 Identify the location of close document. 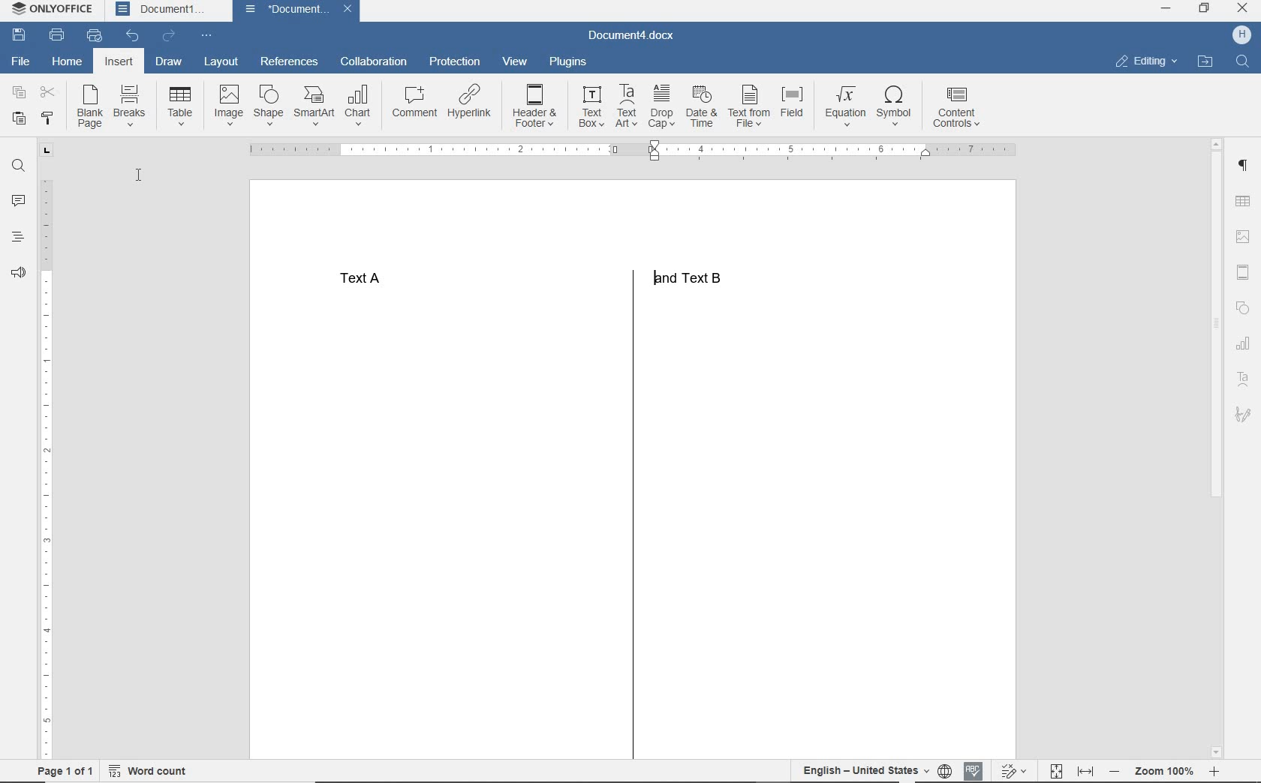
(351, 11).